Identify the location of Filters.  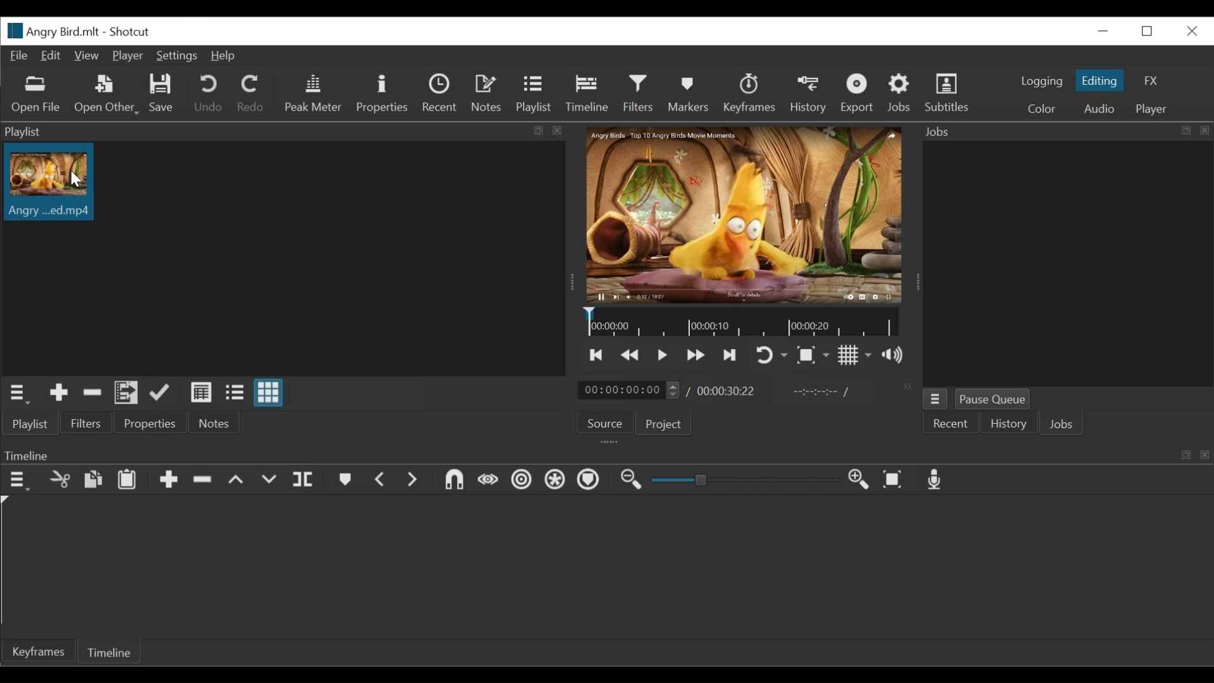
(639, 93).